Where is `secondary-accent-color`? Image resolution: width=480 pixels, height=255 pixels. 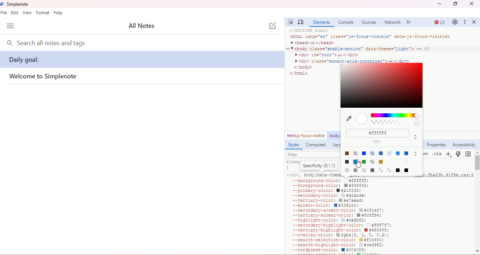 secondary-accent-color is located at coordinates (337, 211).